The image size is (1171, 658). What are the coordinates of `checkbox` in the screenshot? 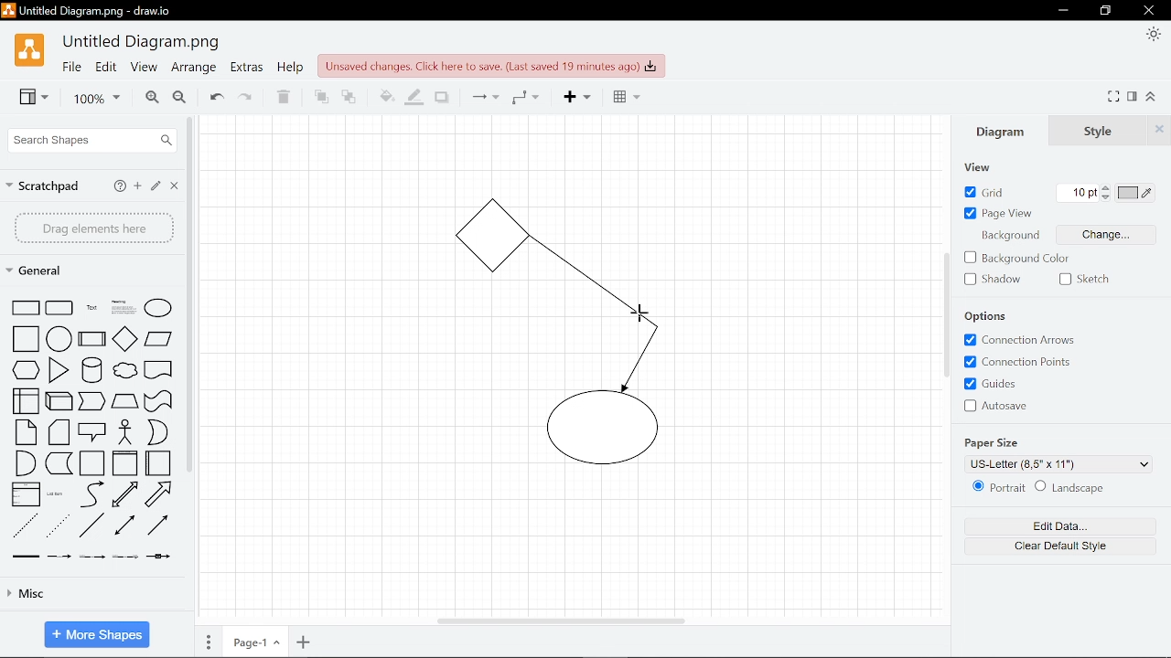 It's located at (969, 385).